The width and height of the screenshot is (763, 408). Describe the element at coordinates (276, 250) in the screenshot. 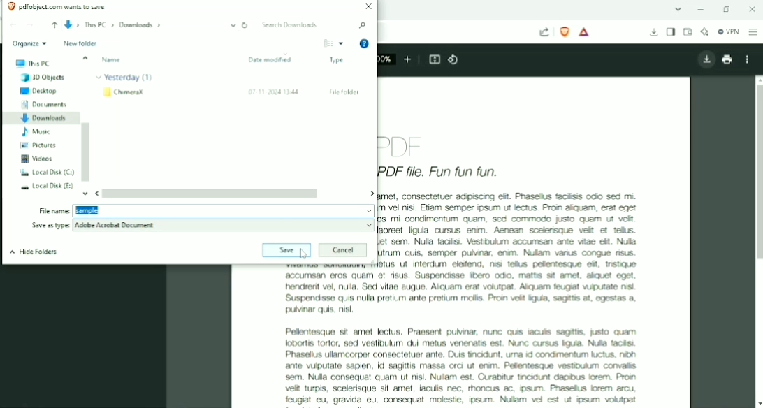

I see `Save` at that location.